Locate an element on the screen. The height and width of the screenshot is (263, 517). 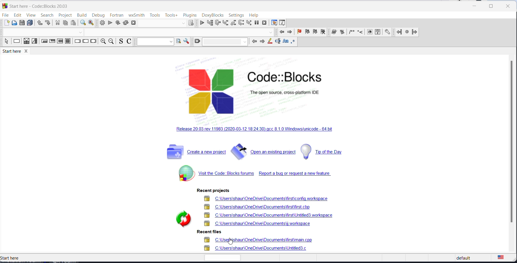
FIND is located at coordinates (82, 23).